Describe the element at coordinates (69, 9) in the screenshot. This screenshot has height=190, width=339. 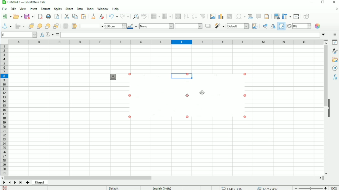
I see `Sheet` at that location.